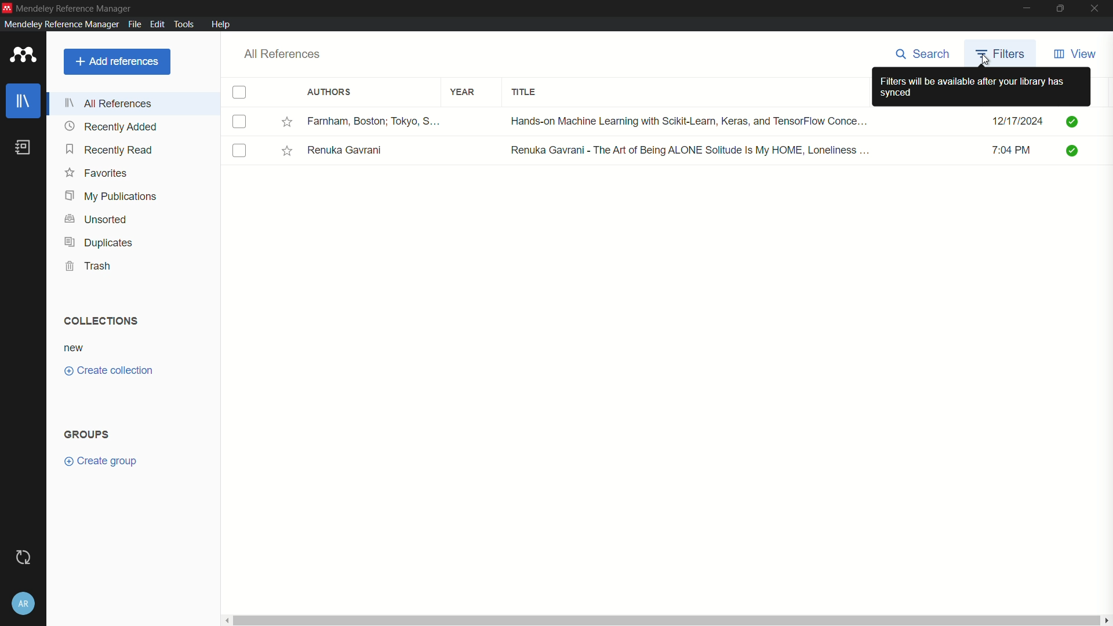 This screenshot has height=626, width=1113. What do you see at coordinates (100, 461) in the screenshot?
I see `create group` at bounding box center [100, 461].